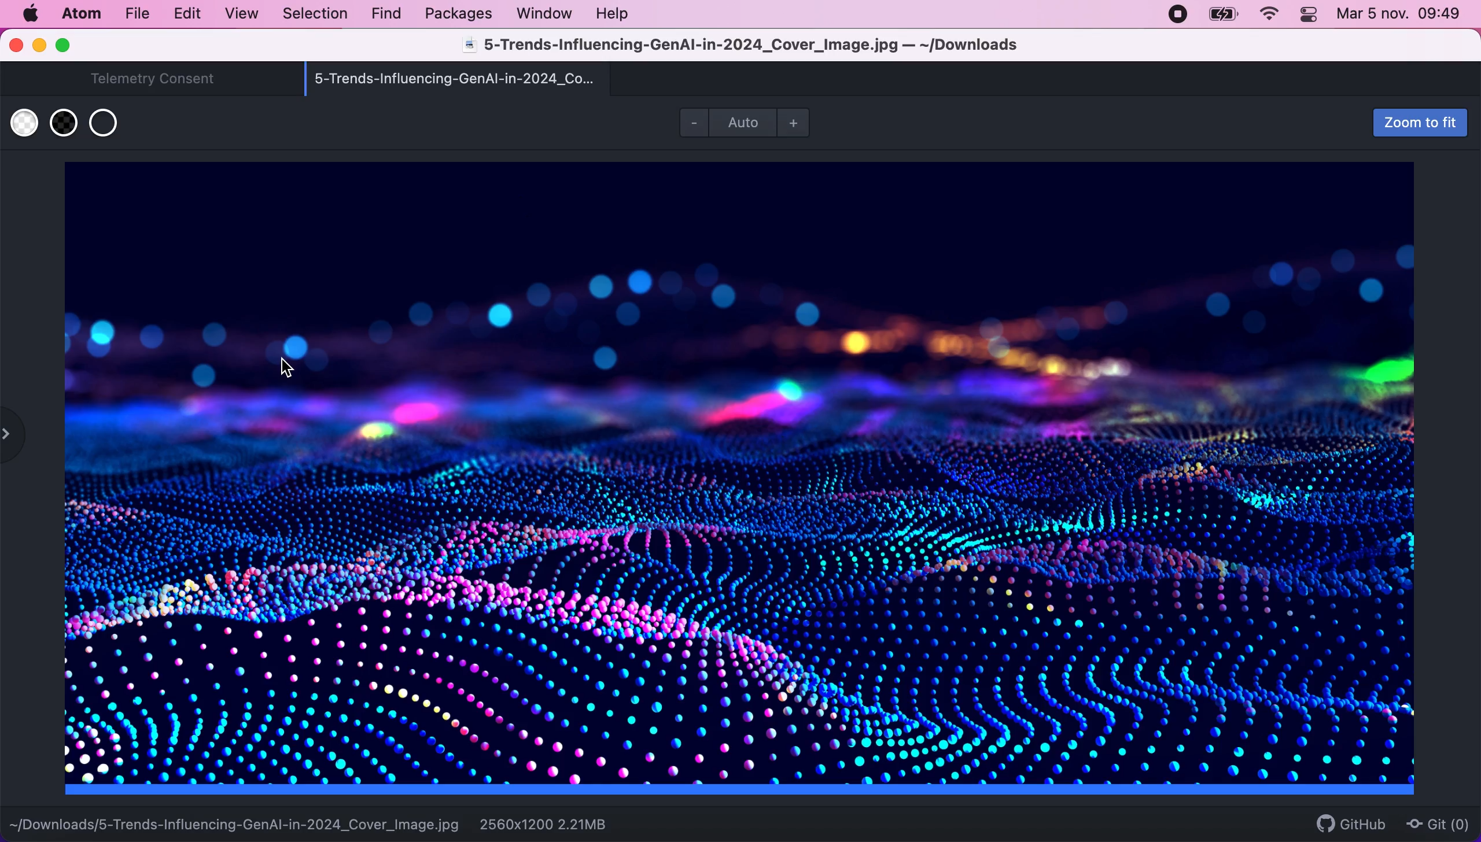  What do you see at coordinates (1385, 821) in the screenshot?
I see `github git (0)` at bounding box center [1385, 821].